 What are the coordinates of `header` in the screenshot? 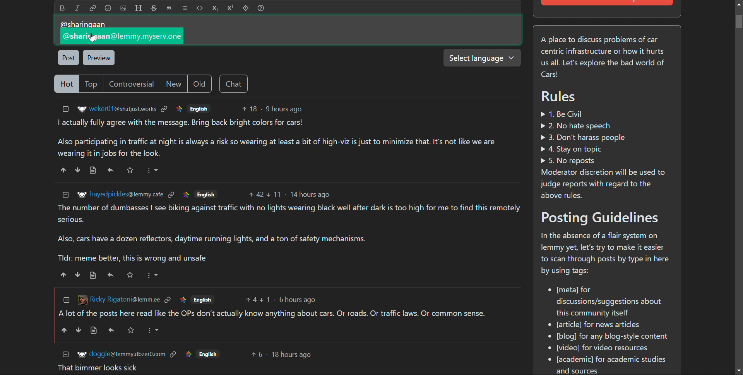 It's located at (138, 8).